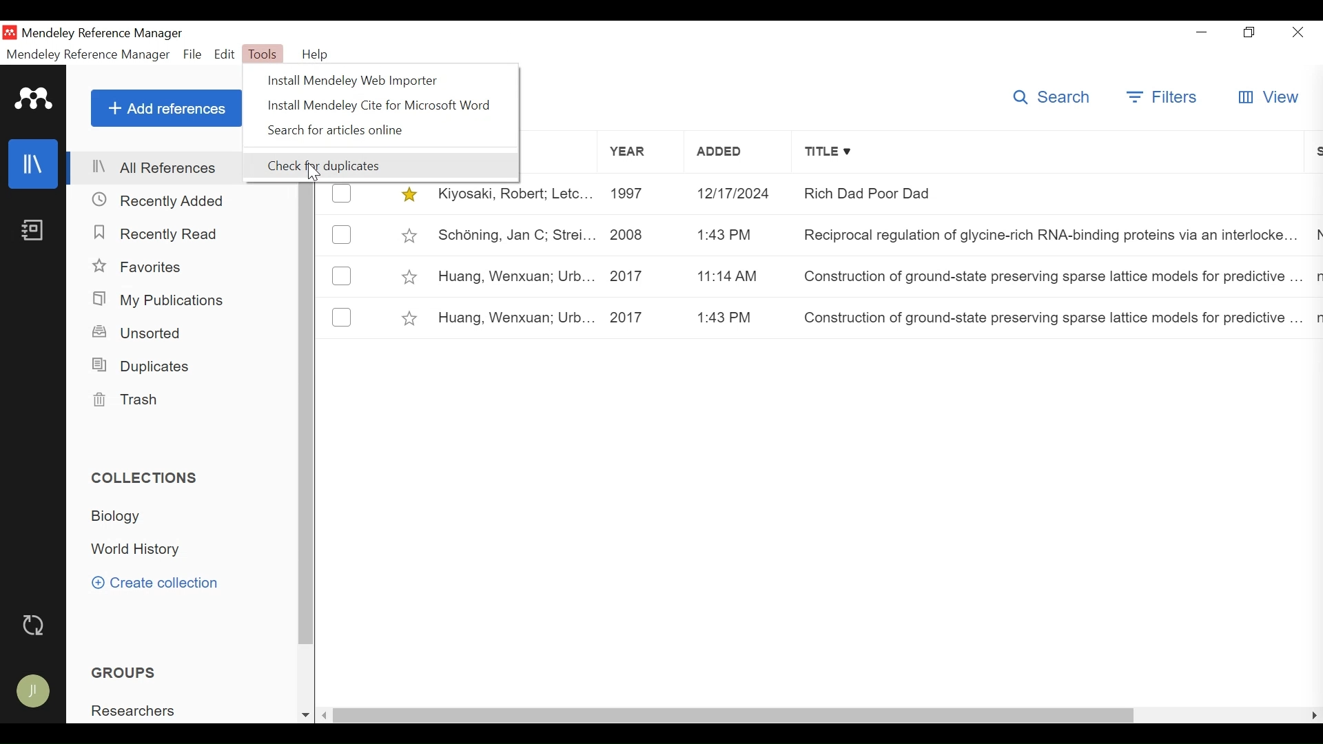  I want to click on Scroll Left, so click(324, 717).